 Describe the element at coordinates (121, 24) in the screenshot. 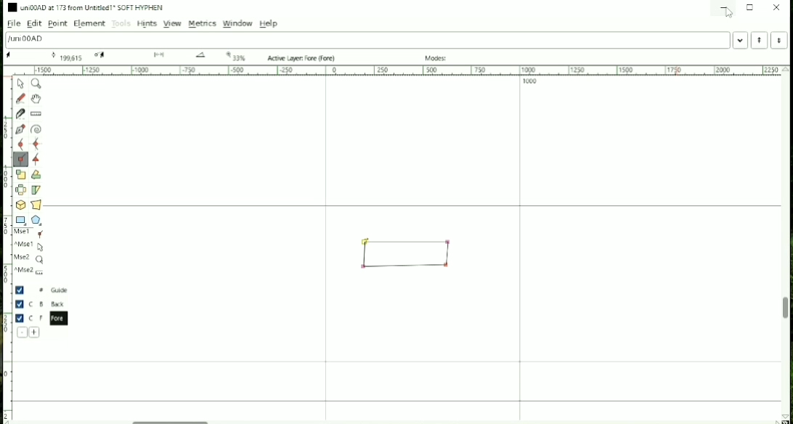

I see `Tools` at that location.